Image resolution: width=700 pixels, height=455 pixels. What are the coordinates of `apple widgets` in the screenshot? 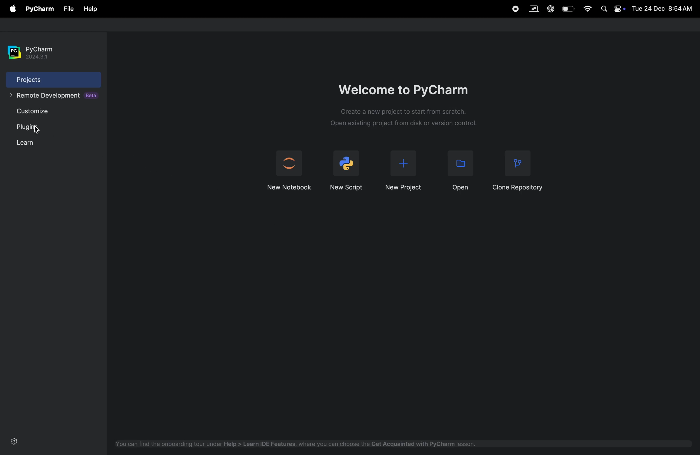 It's located at (611, 9).